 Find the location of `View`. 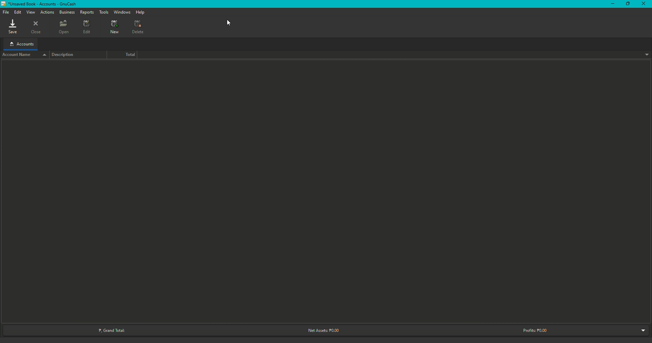

View is located at coordinates (32, 12).